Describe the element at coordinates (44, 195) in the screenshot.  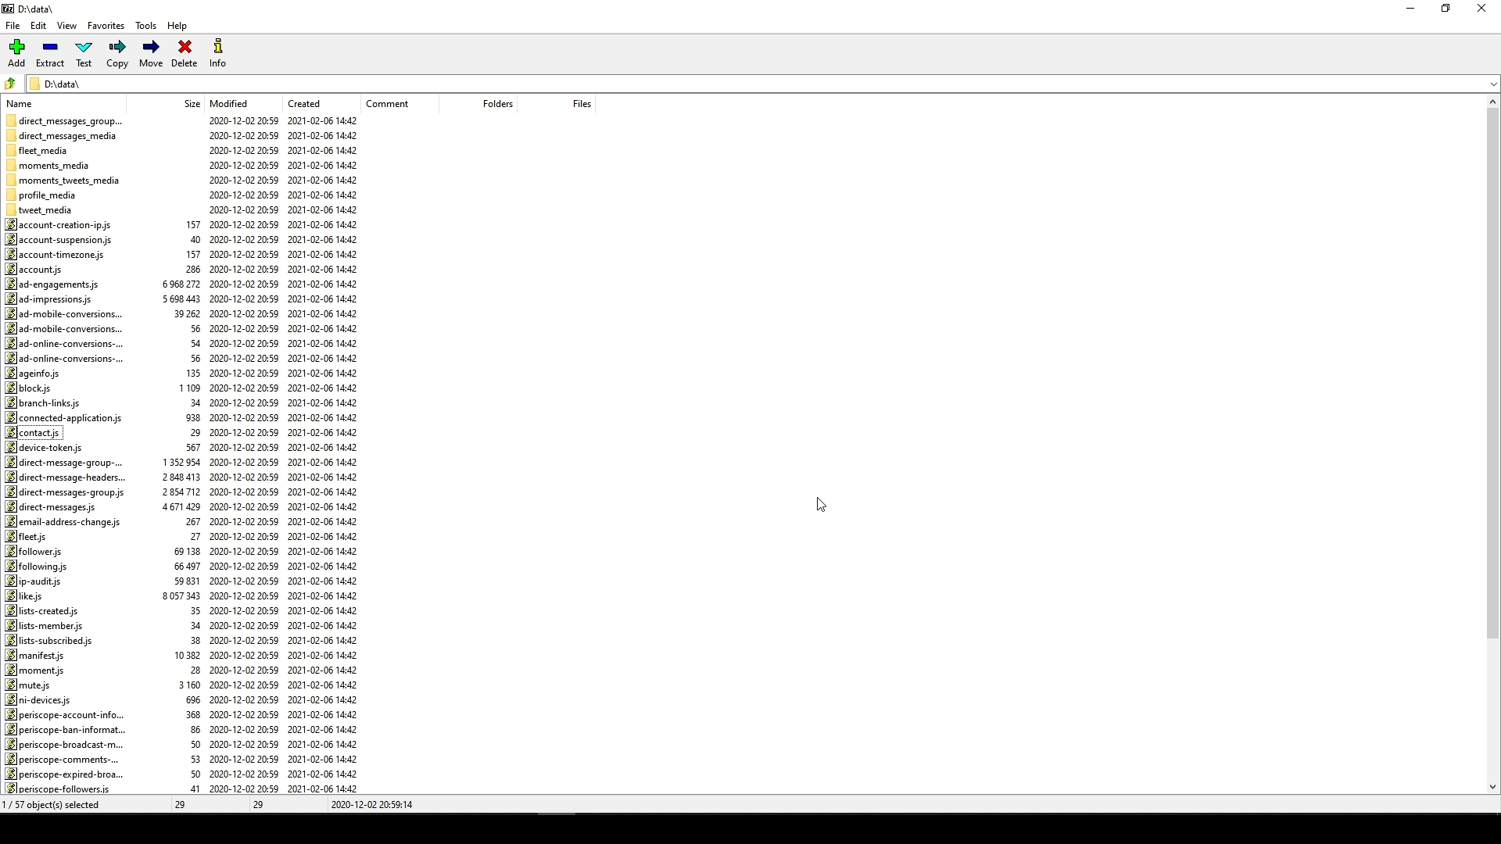
I see `profile_media` at that location.